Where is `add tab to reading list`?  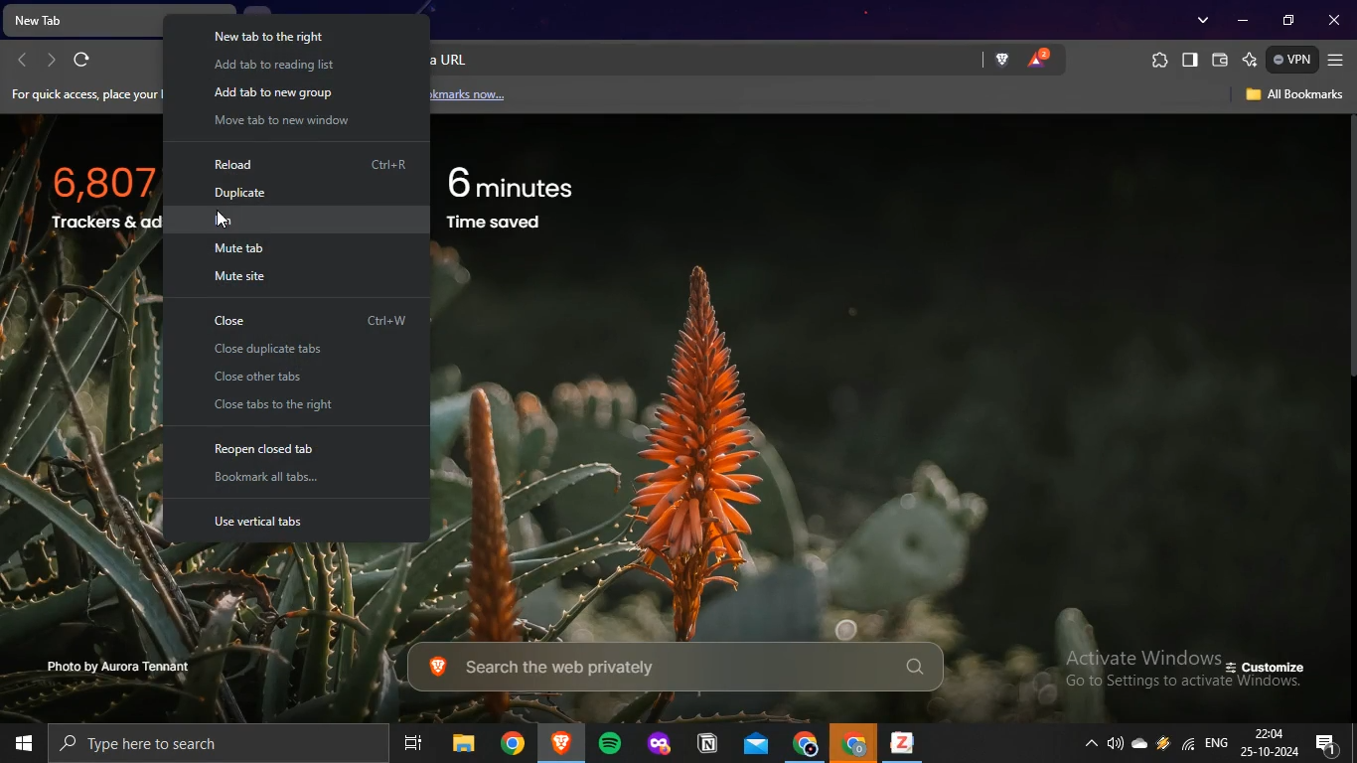 add tab to reading list is located at coordinates (274, 64).